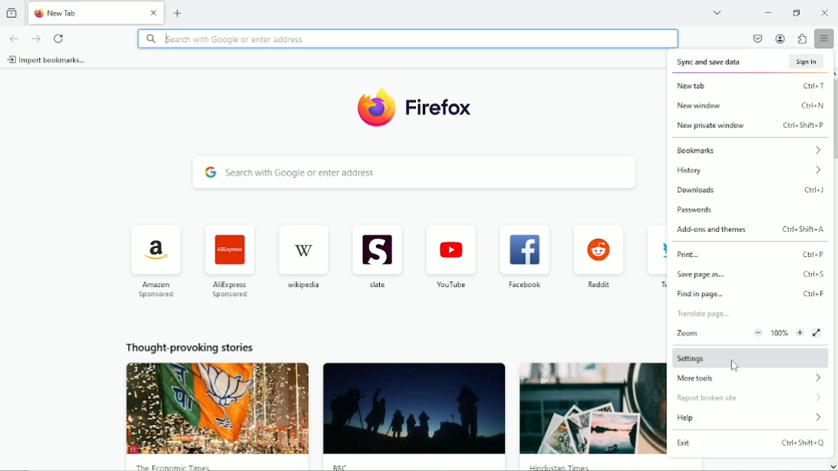 This screenshot has height=471, width=838. Describe the element at coordinates (751, 443) in the screenshot. I see `Exit  Ctrl+Shift+q` at that location.